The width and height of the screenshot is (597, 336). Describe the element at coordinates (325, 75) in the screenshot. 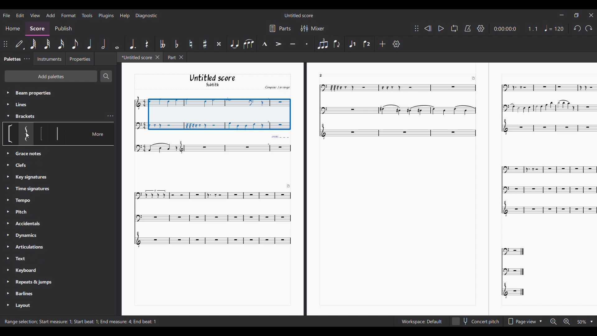

I see `2` at that location.